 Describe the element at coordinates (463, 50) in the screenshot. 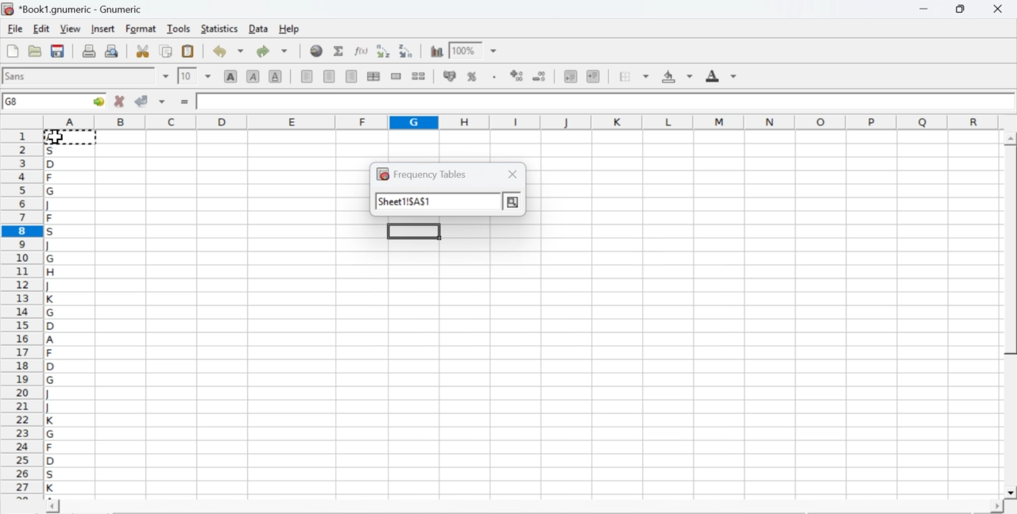

I see `100%` at that location.